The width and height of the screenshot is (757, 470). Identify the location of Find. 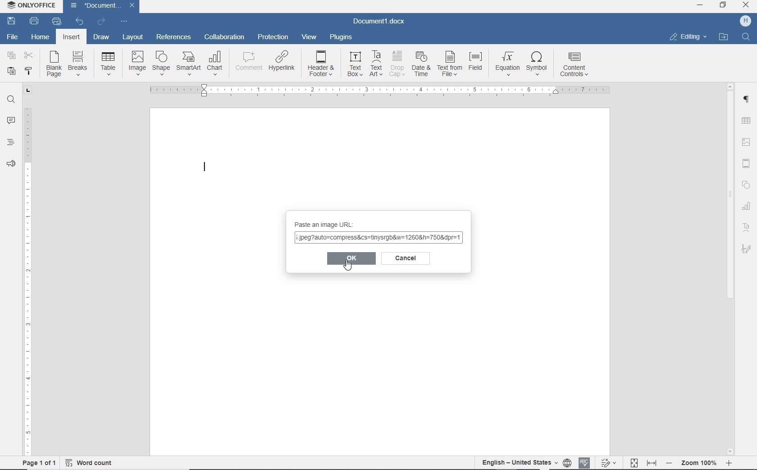
(748, 38).